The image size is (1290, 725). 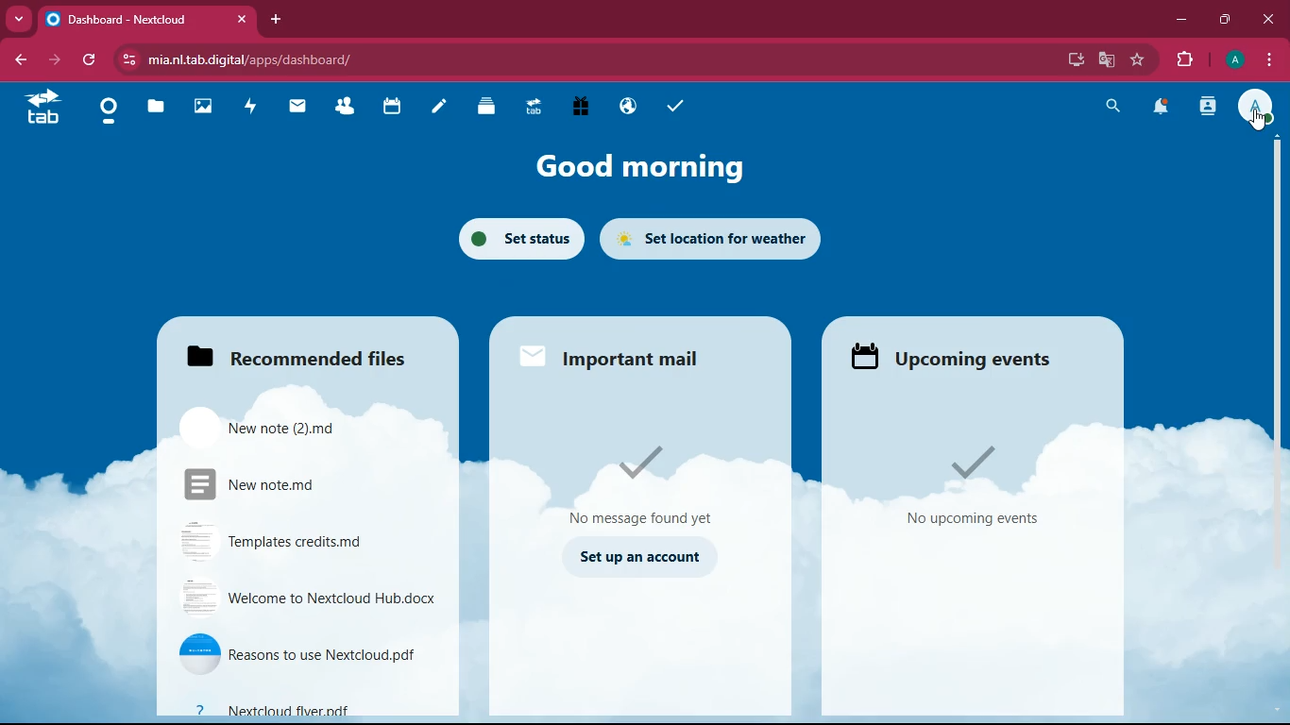 I want to click on search, so click(x=1115, y=106).